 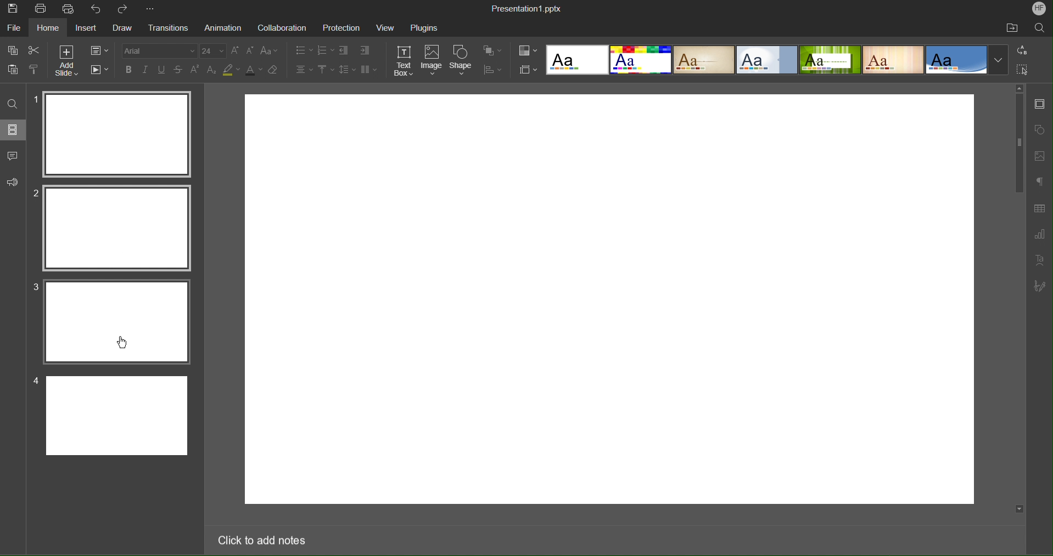 I want to click on Templates, so click(x=779, y=60).